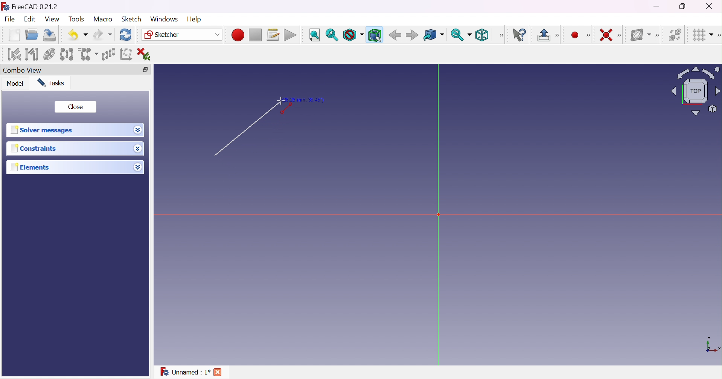 This screenshot has width=722, height=379. What do you see at coordinates (290, 35) in the screenshot?
I see `Execute macro` at bounding box center [290, 35].